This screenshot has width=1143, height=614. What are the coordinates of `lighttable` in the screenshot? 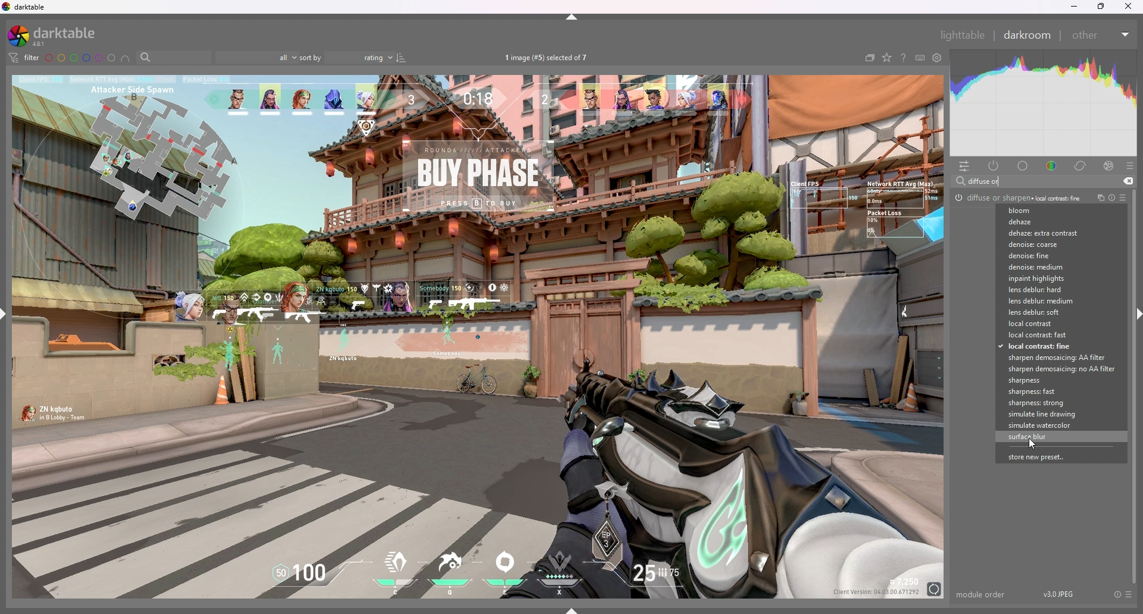 It's located at (964, 36).